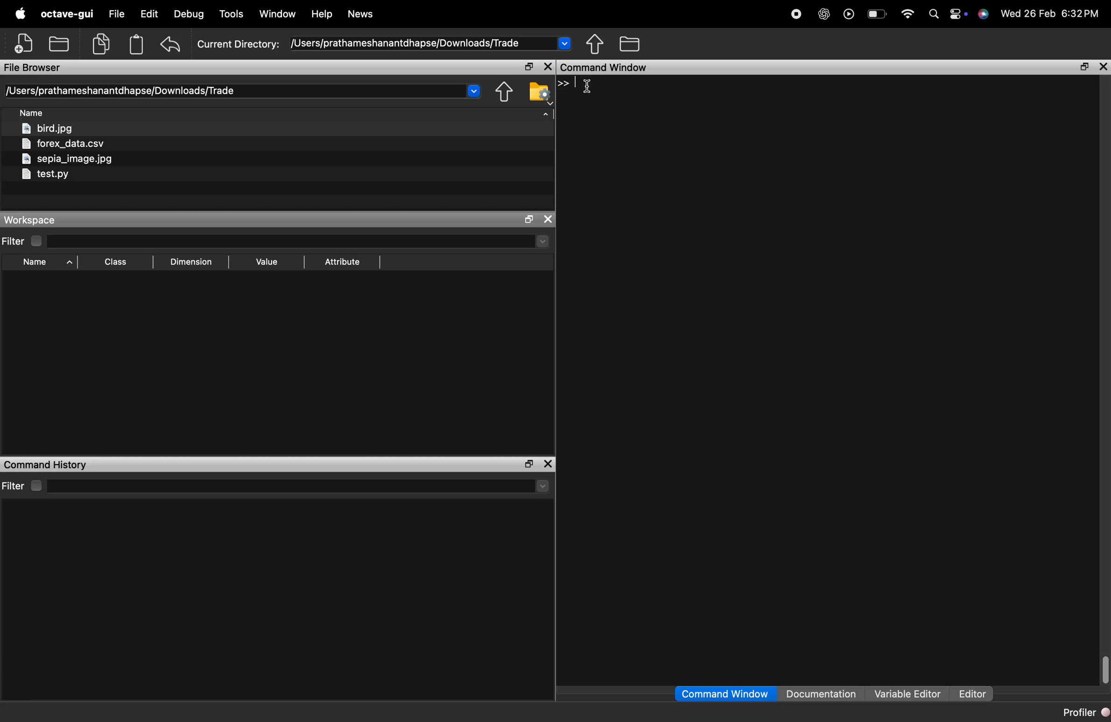 The image size is (1111, 722). Describe the element at coordinates (103, 43) in the screenshot. I see `copy` at that location.